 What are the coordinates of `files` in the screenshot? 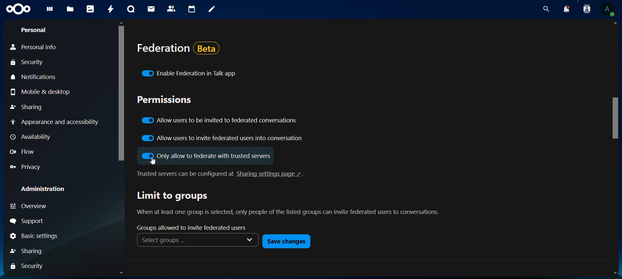 It's located at (70, 9).